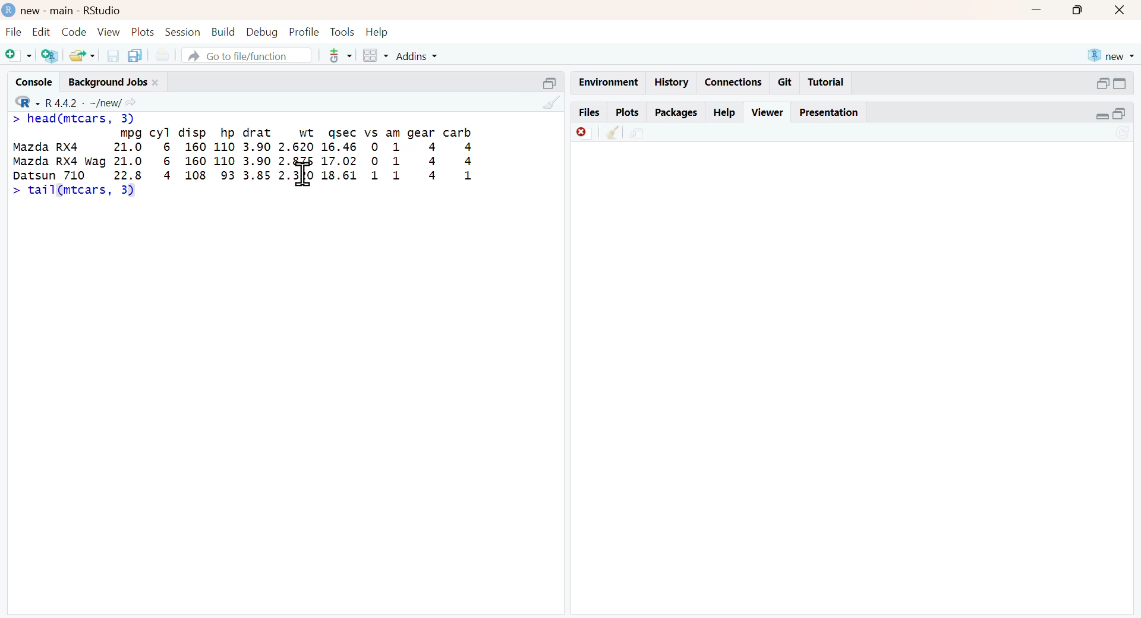  I want to click on History, so click(672, 82).